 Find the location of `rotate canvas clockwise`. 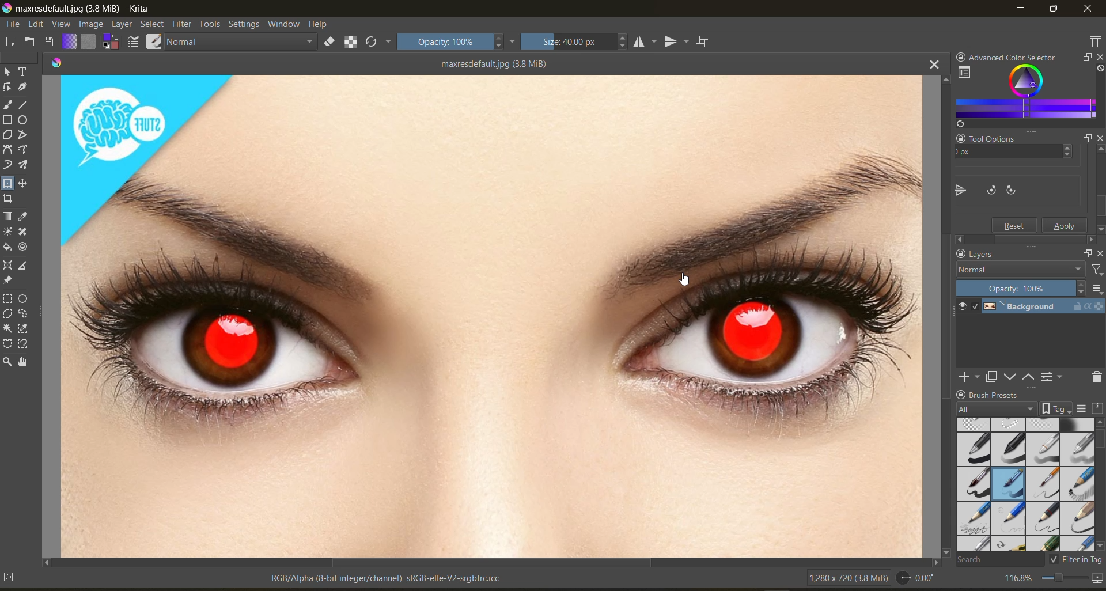

rotate canvas clockwise is located at coordinates (1062, 191).